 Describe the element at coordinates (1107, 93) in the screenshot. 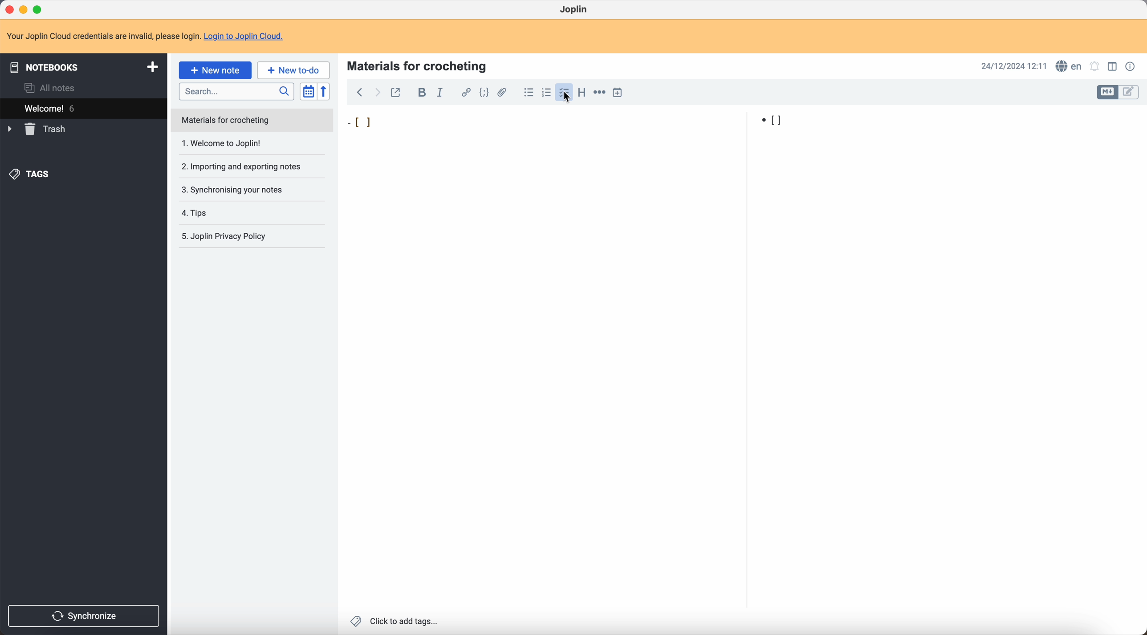

I see `toggle edit layout` at that location.